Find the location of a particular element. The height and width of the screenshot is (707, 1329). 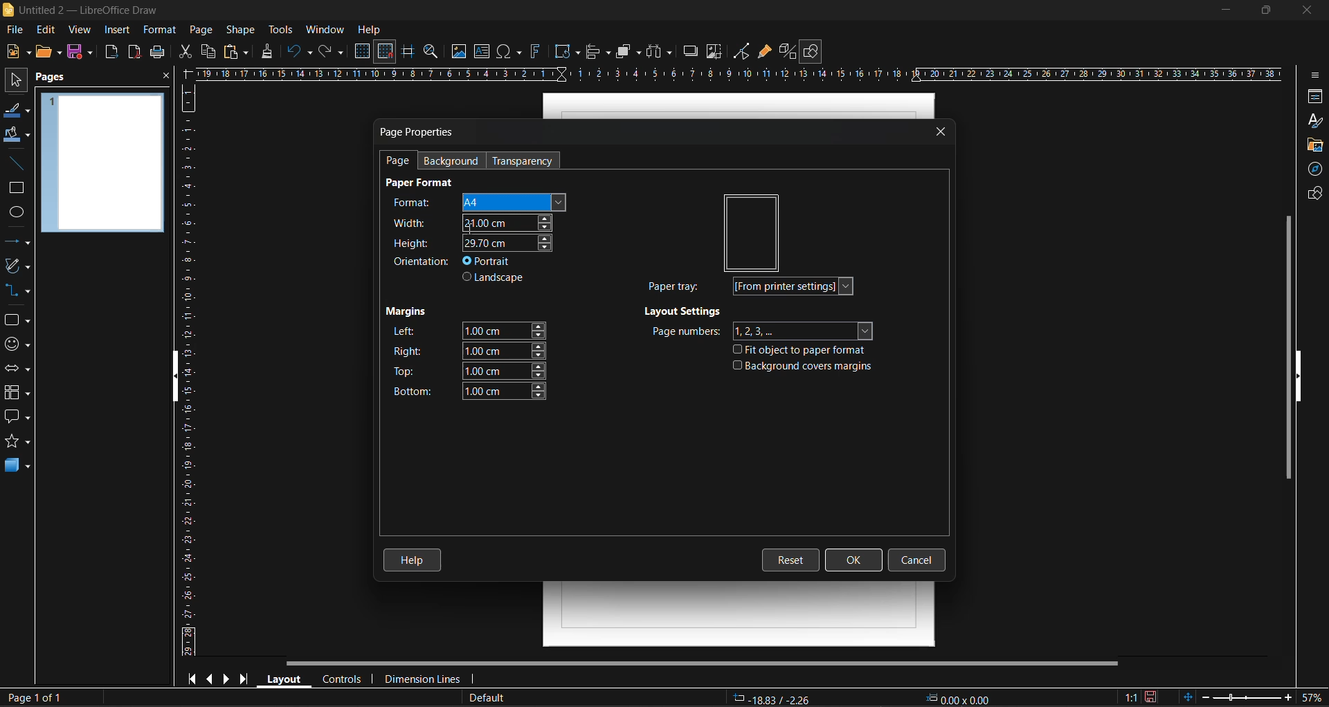

helplines is located at coordinates (409, 50).